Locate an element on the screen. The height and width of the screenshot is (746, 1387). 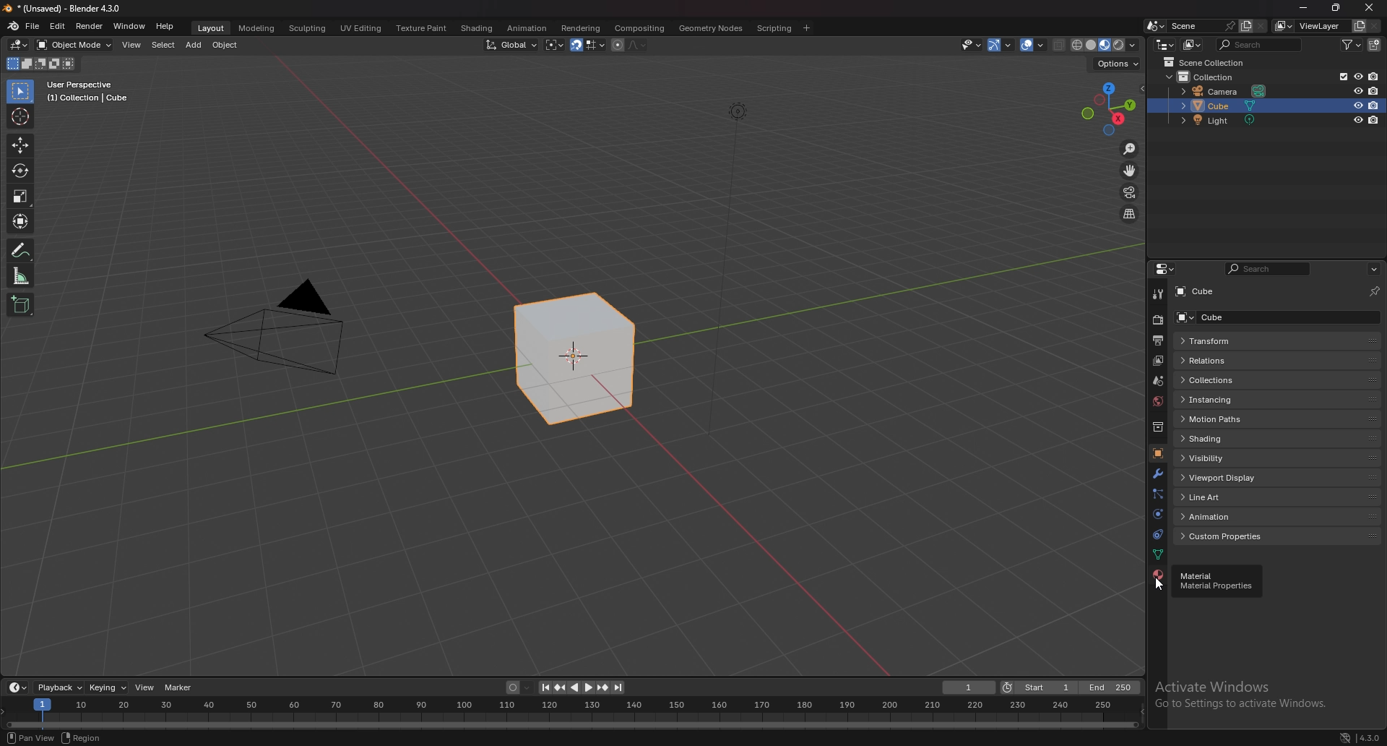
rotate view is located at coordinates (78, 737).